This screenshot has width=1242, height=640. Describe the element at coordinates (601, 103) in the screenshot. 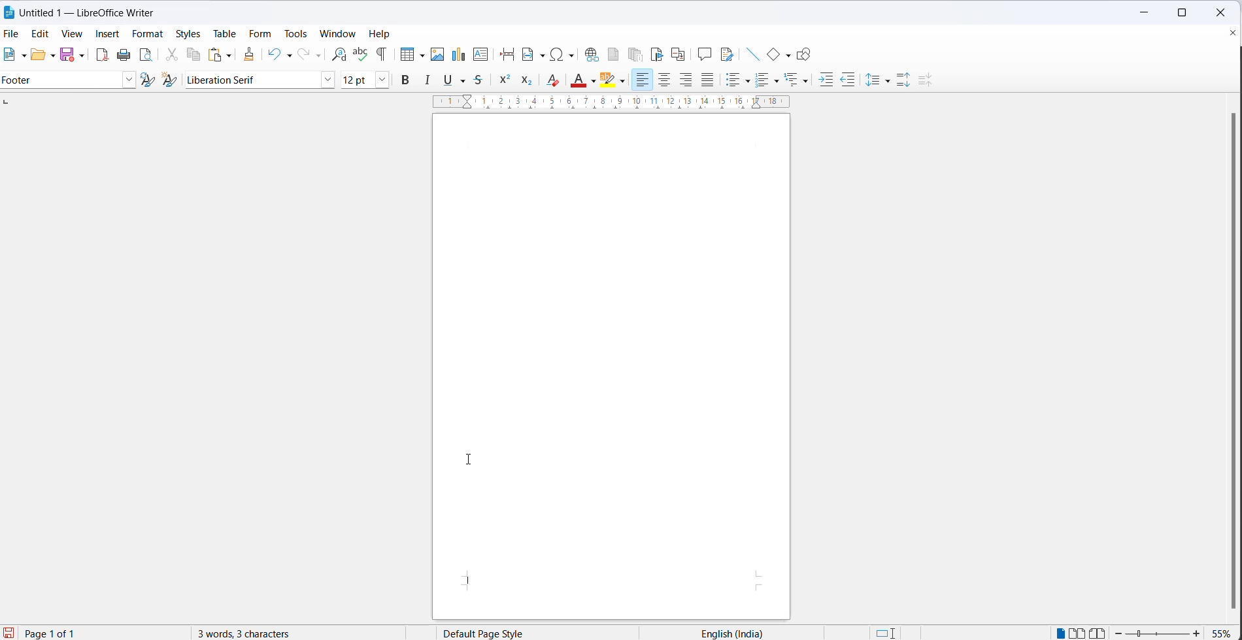

I see `scaling` at that location.